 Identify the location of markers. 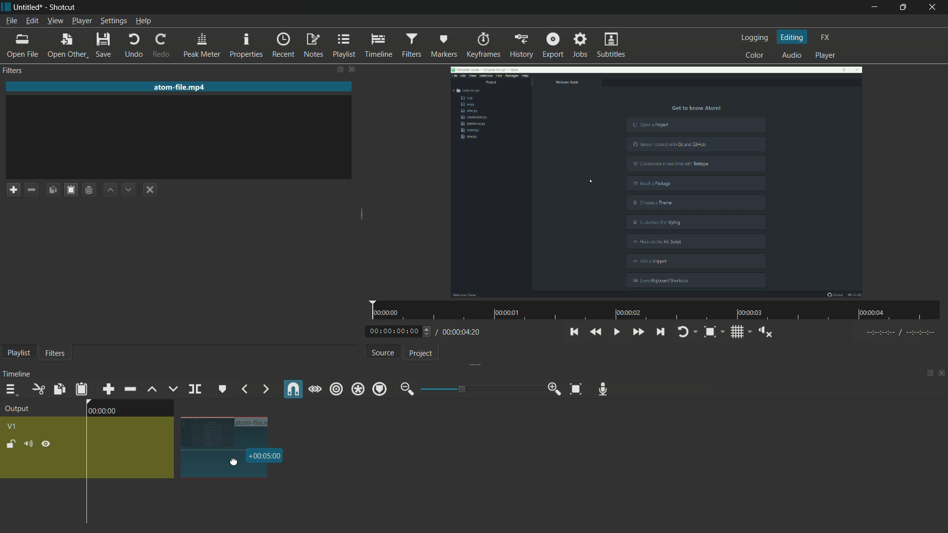
(444, 44).